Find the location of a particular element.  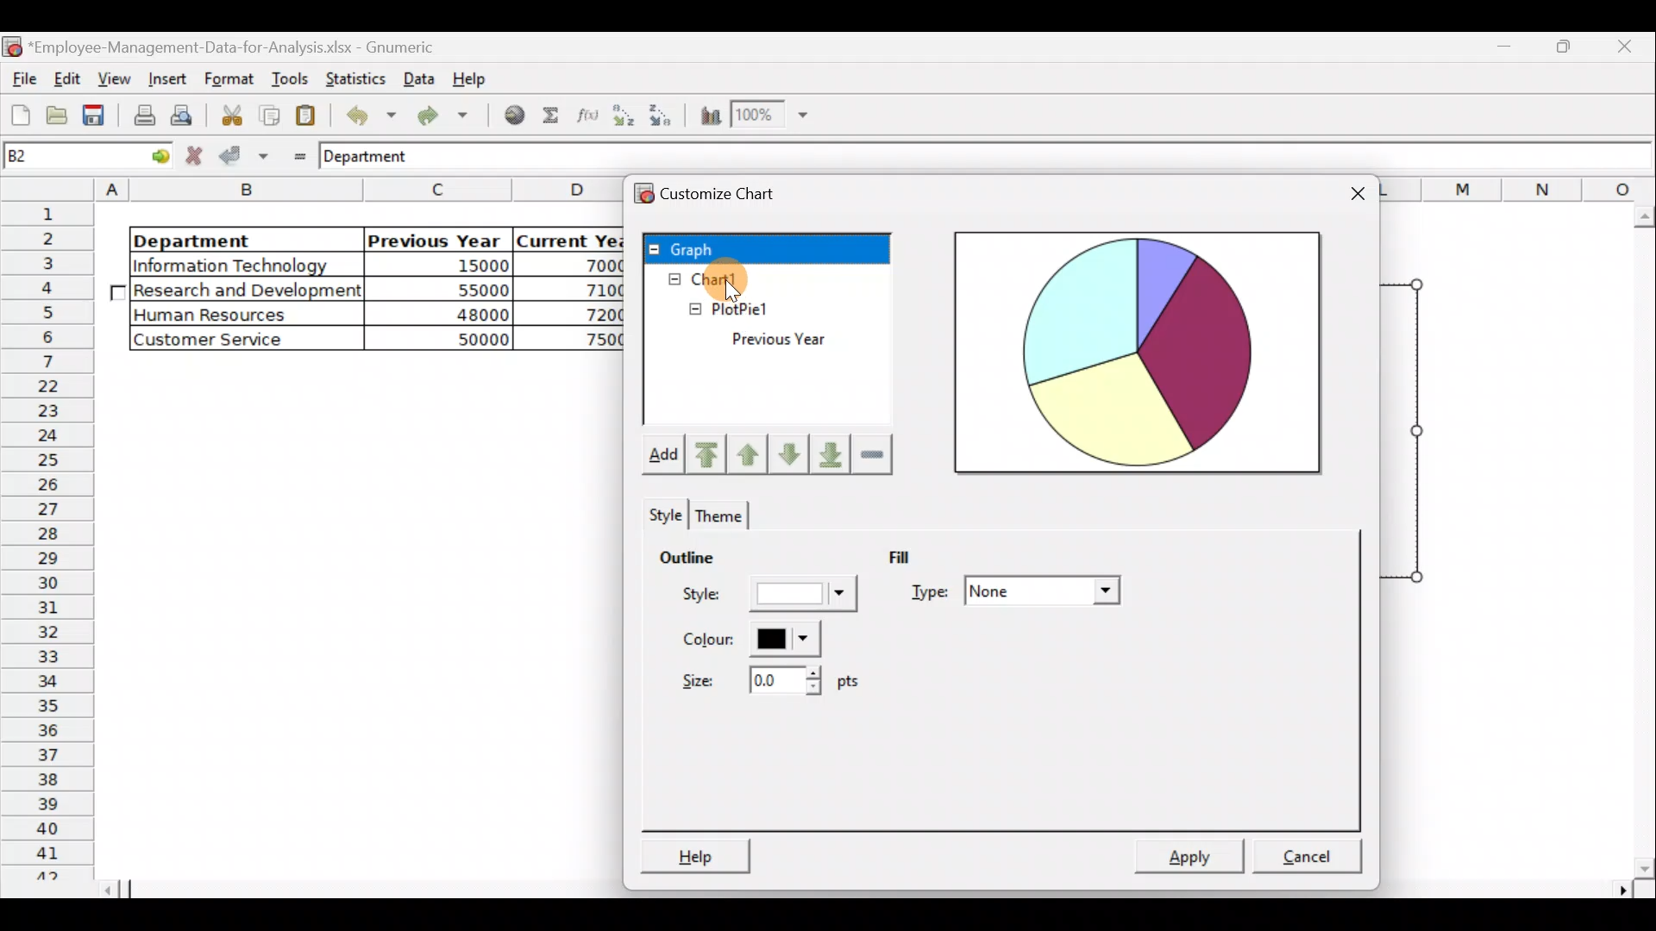

Customize chart is located at coordinates (740, 194).